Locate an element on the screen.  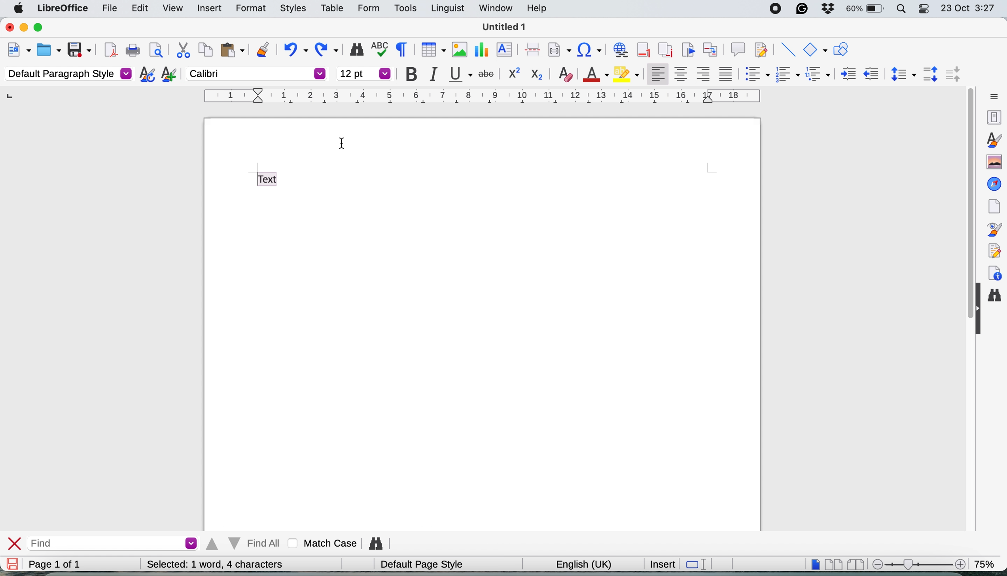
page 1 of 1 is located at coordinates (53, 565).